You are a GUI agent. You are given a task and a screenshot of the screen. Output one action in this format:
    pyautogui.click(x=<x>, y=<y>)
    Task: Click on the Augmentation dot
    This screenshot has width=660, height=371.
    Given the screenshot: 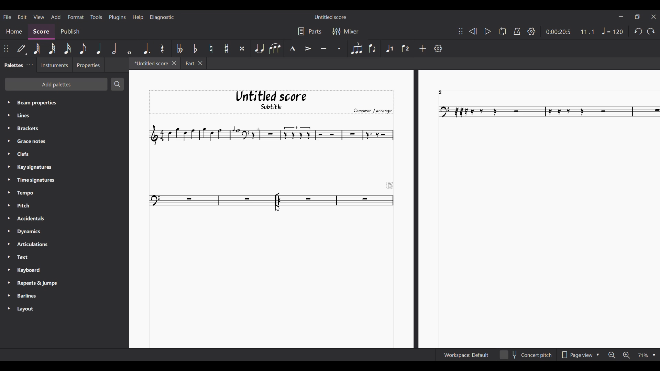 What is the action you would take?
    pyautogui.click(x=146, y=48)
    